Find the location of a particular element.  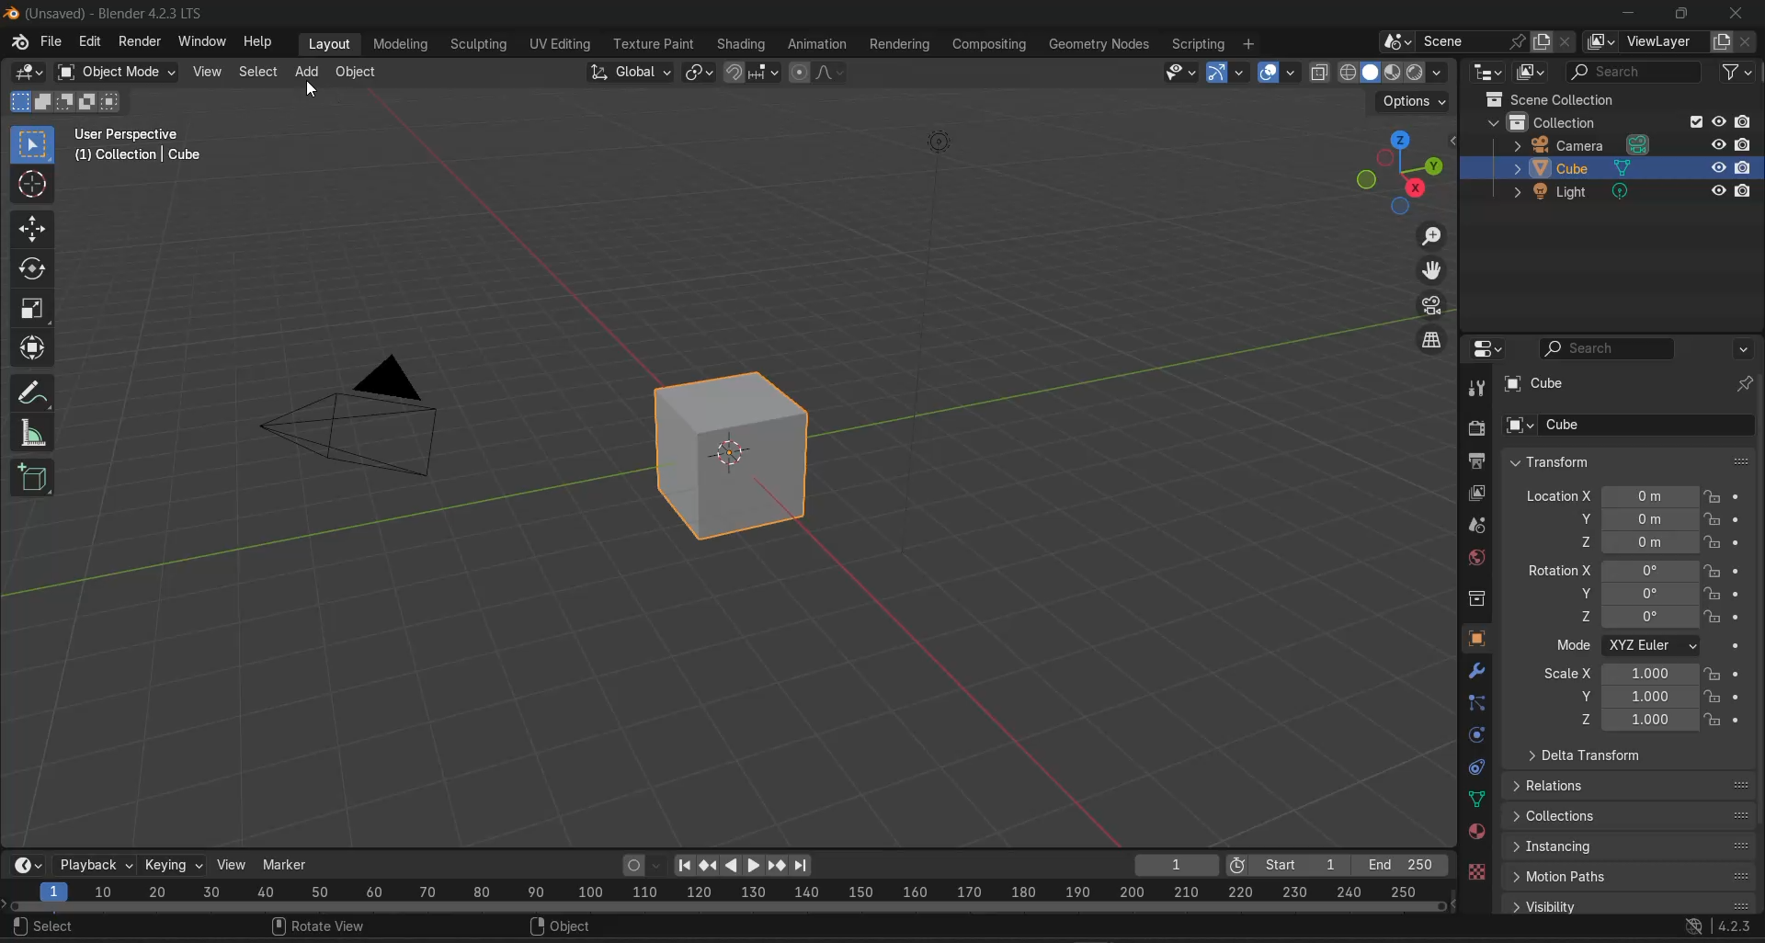

cube is located at coordinates (1586, 165).